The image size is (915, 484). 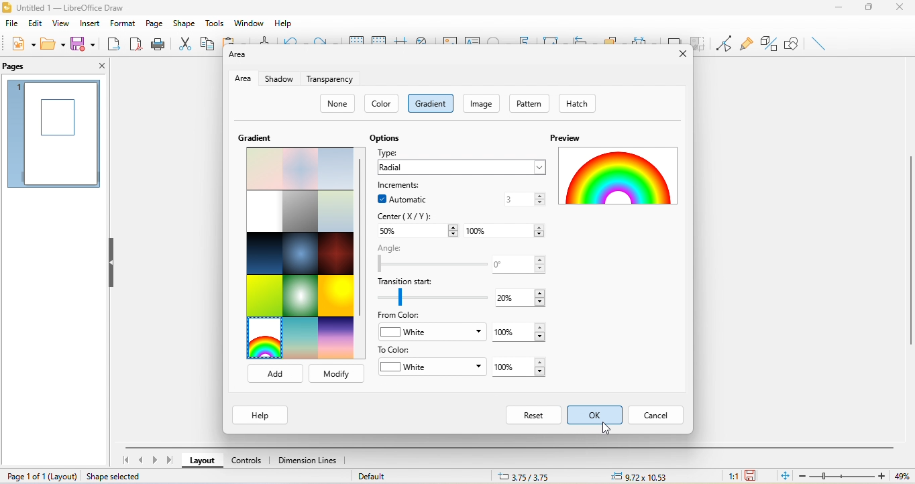 I want to click on zoom, so click(x=857, y=476).